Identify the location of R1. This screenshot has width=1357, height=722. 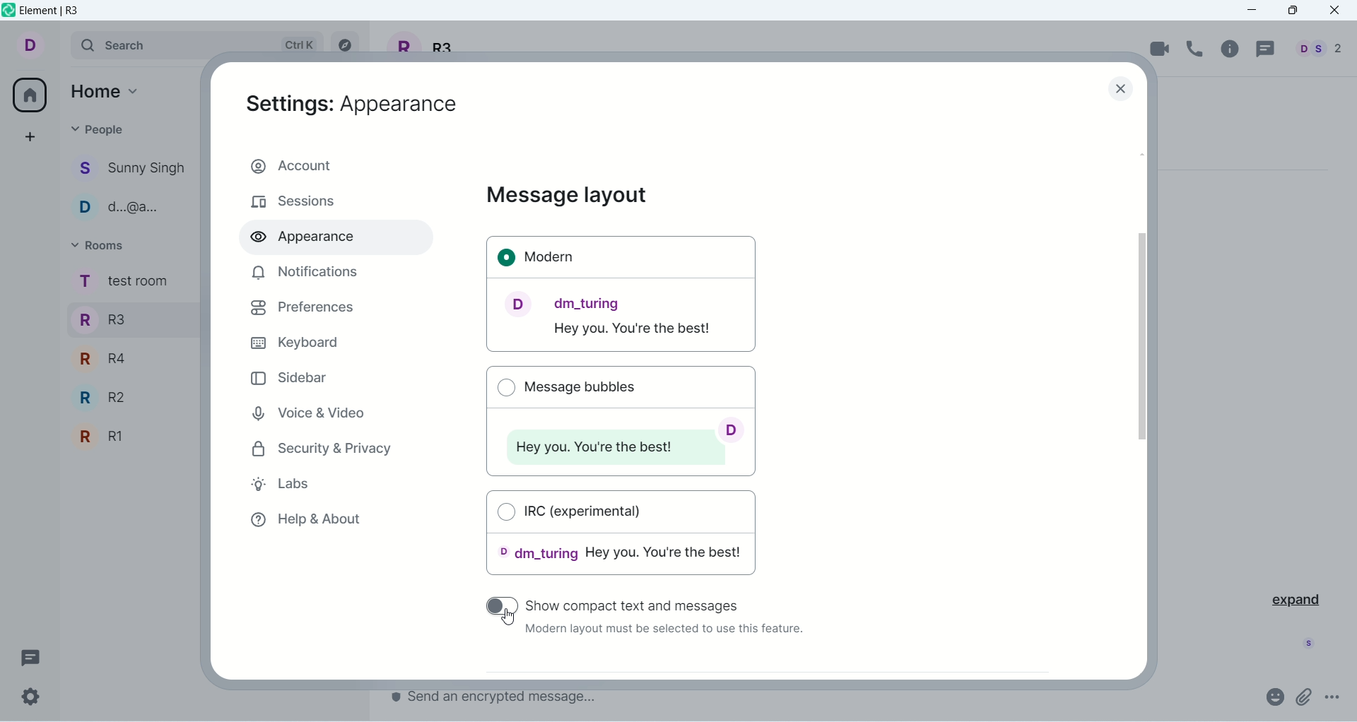
(130, 438).